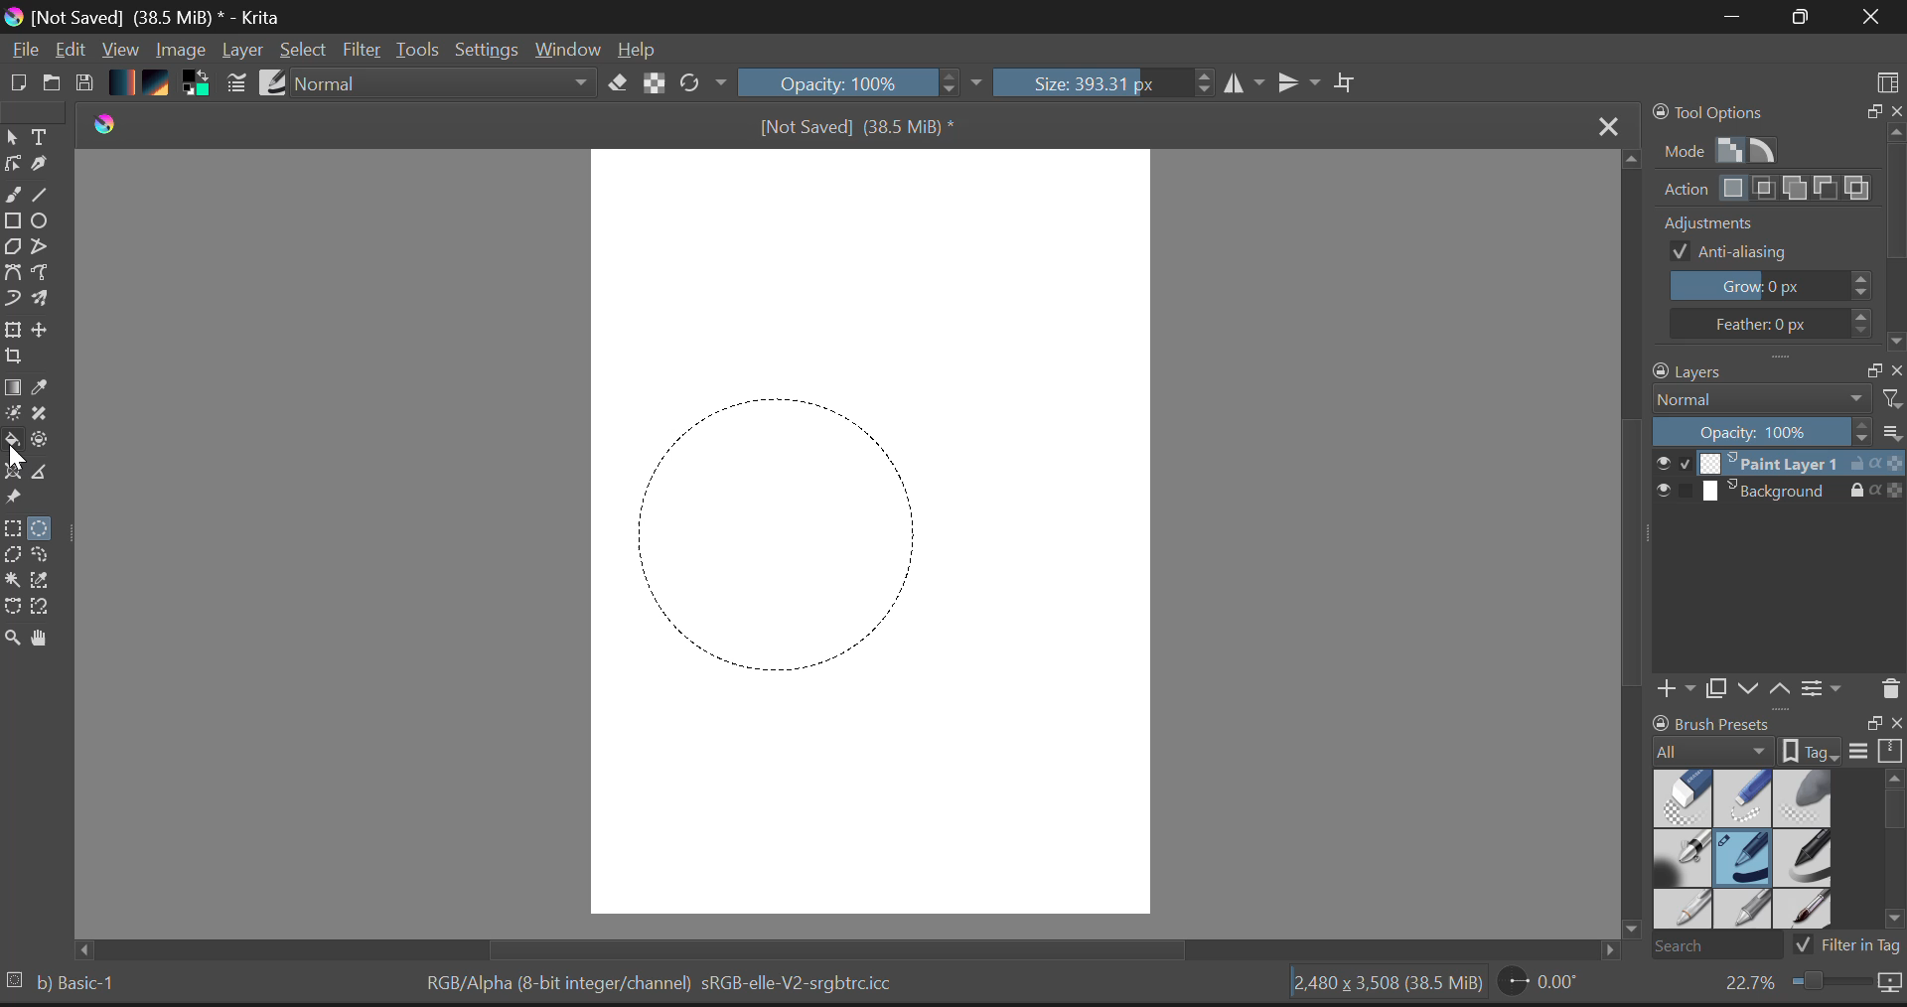  I want to click on Horizontal Mirror Flip, so click(1303, 84).